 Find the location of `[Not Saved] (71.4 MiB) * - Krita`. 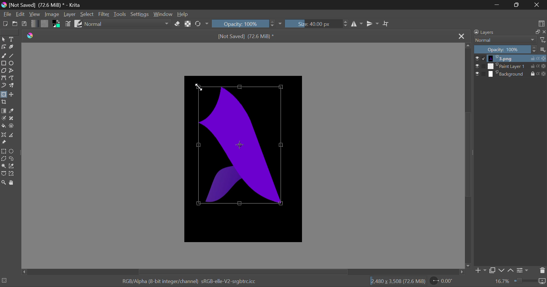

[Not Saved] (71.4 MiB) * - Krita is located at coordinates (46, 5).